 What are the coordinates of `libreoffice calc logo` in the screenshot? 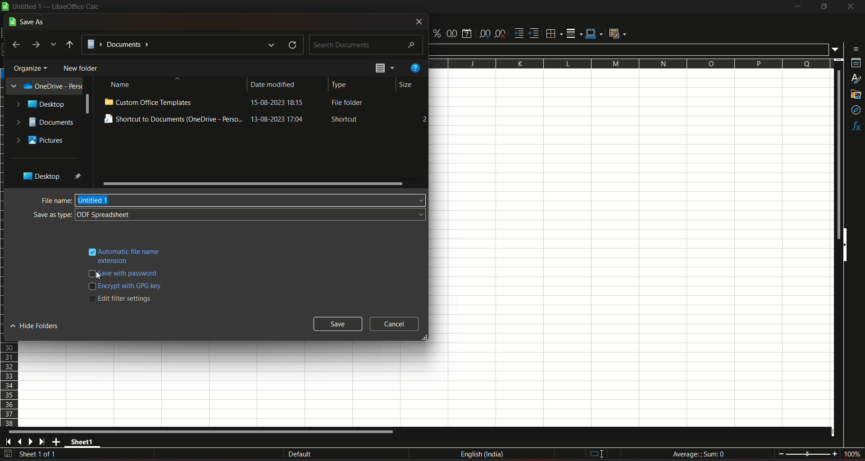 It's located at (5, 7).